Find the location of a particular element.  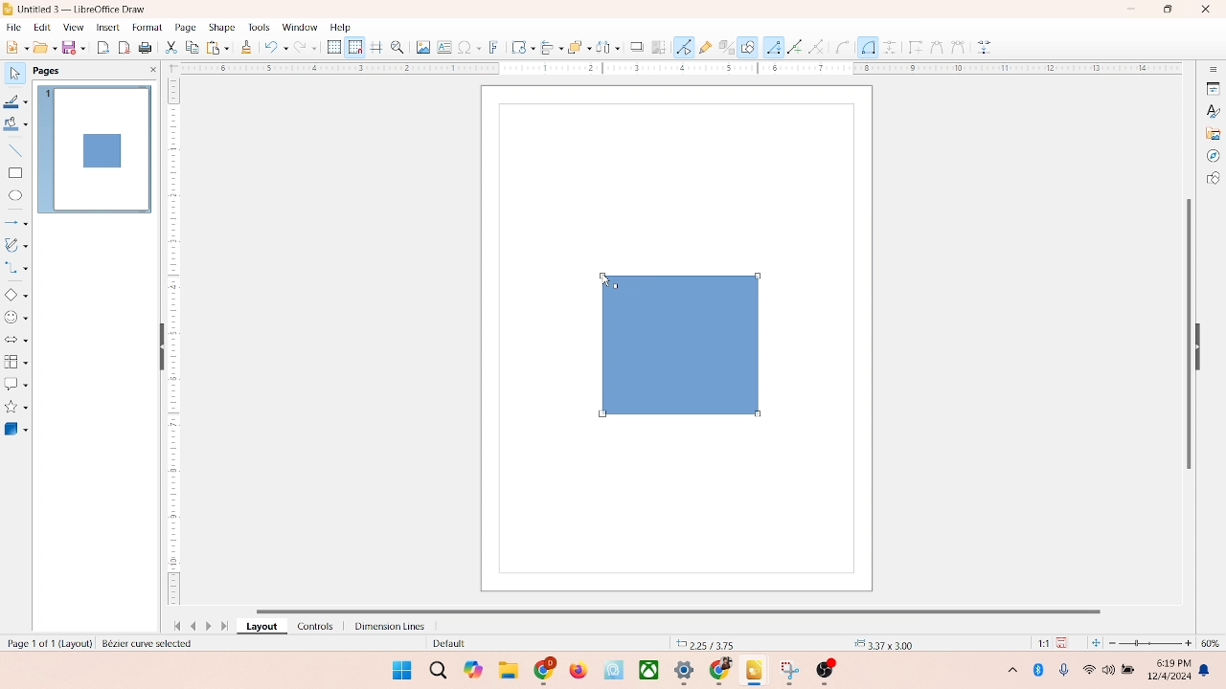

hide is located at coordinates (1203, 344).